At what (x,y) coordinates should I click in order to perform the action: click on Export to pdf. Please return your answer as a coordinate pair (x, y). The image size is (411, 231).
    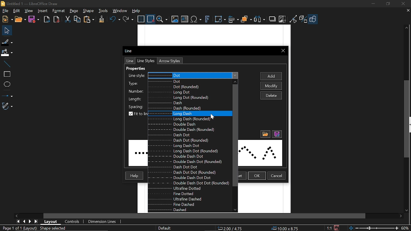
    Looking at the image, I should click on (57, 19).